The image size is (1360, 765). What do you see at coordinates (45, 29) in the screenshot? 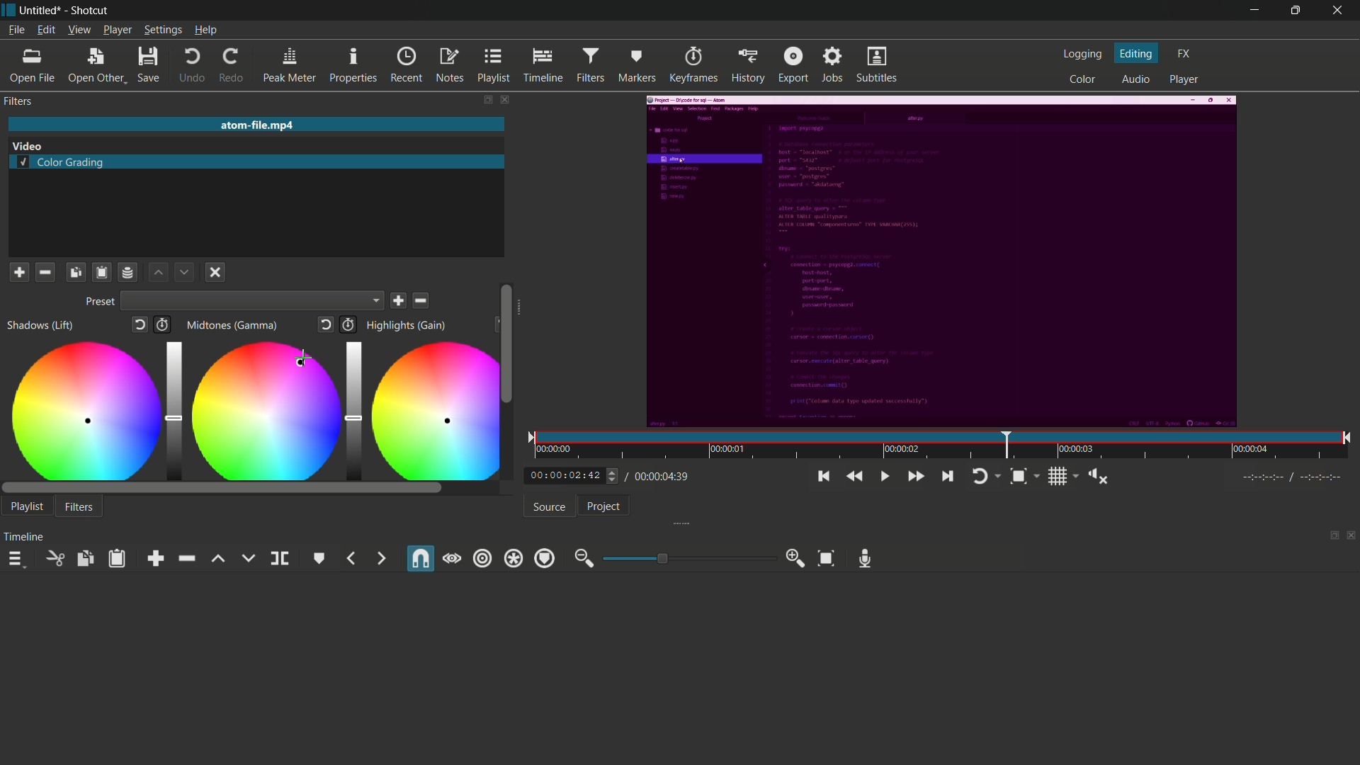
I see `edit menu` at bounding box center [45, 29].